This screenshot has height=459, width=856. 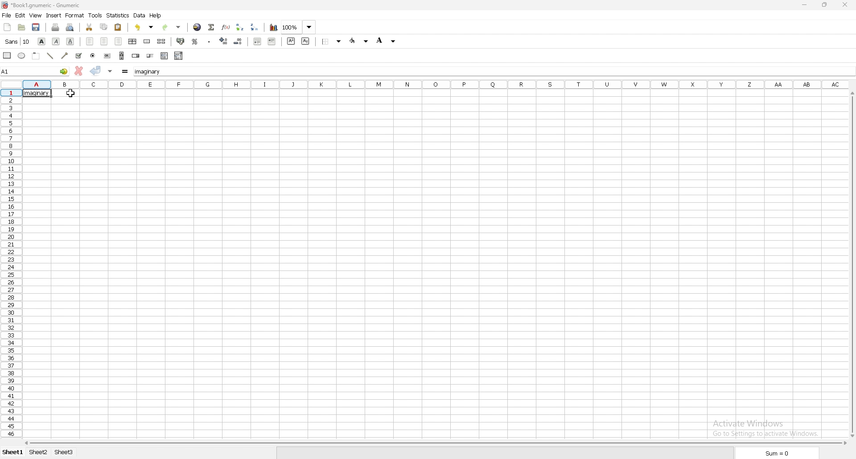 I want to click on line, so click(x=51, y=55).